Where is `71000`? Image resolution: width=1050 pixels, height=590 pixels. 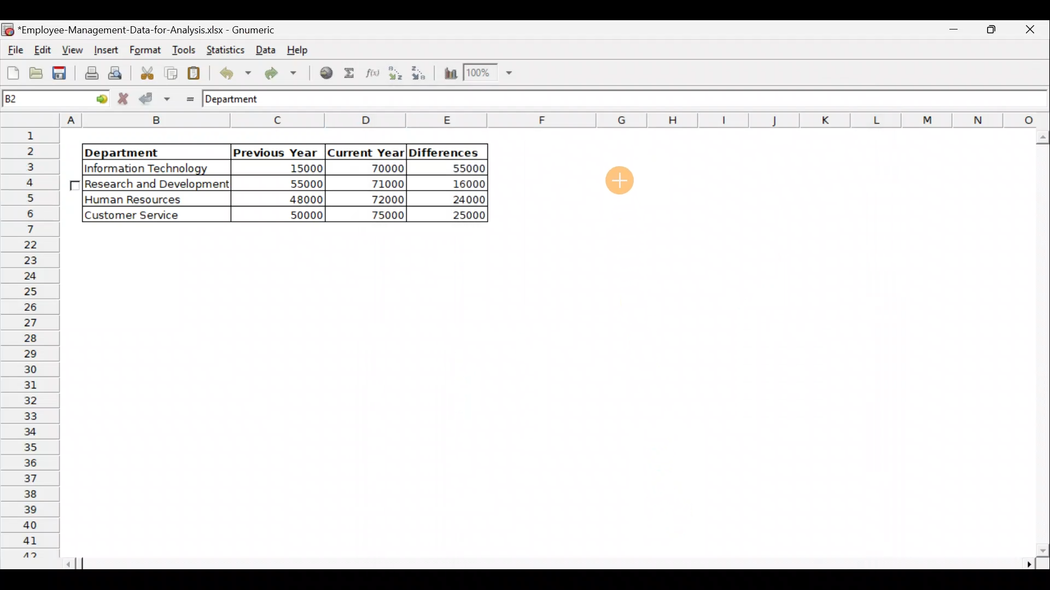
71000 is located at coordinates (378, 183).